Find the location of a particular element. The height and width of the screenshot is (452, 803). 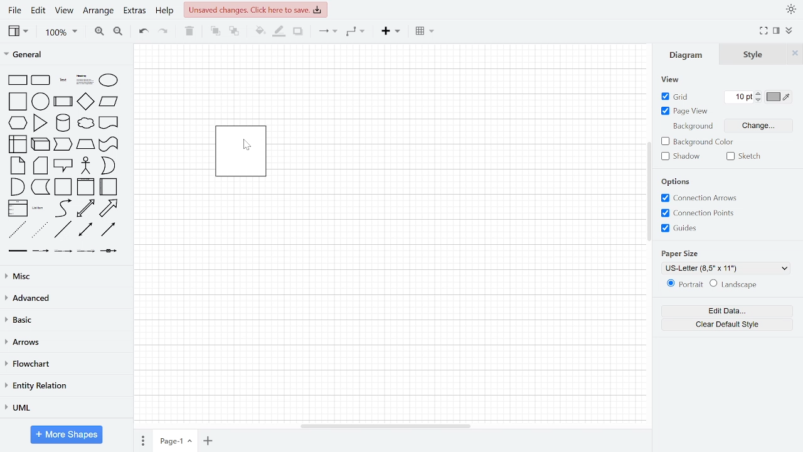

ellipse is located at coordinates (109, 80).